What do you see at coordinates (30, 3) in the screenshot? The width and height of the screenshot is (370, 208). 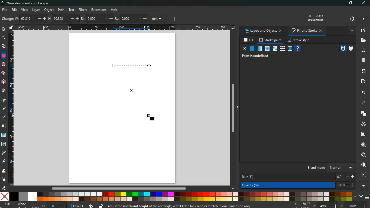 I see `inkscape` at bounding box center [30, 3].